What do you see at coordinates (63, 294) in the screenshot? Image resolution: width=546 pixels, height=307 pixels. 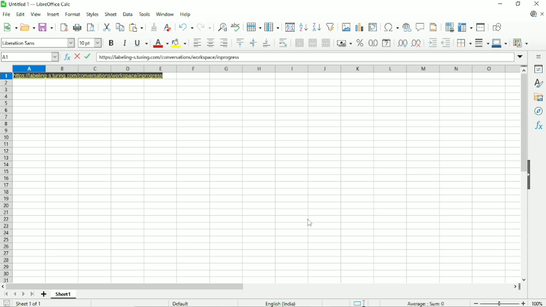 I see `Sheet1` at bounding box center [63, 294].